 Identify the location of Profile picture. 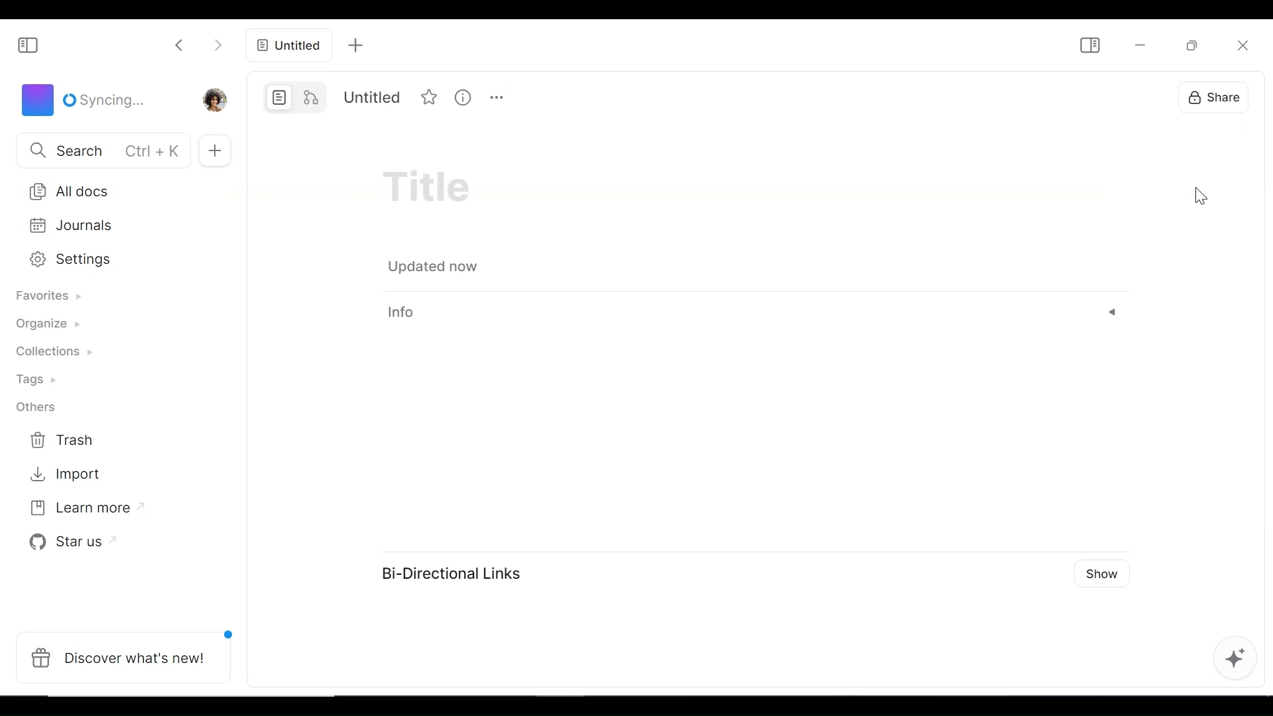
(215, 99).